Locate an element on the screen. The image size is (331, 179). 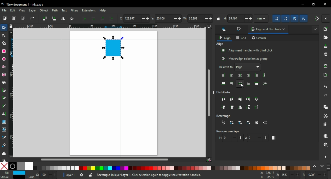
layer visibility is located at coordinates (81, 174).